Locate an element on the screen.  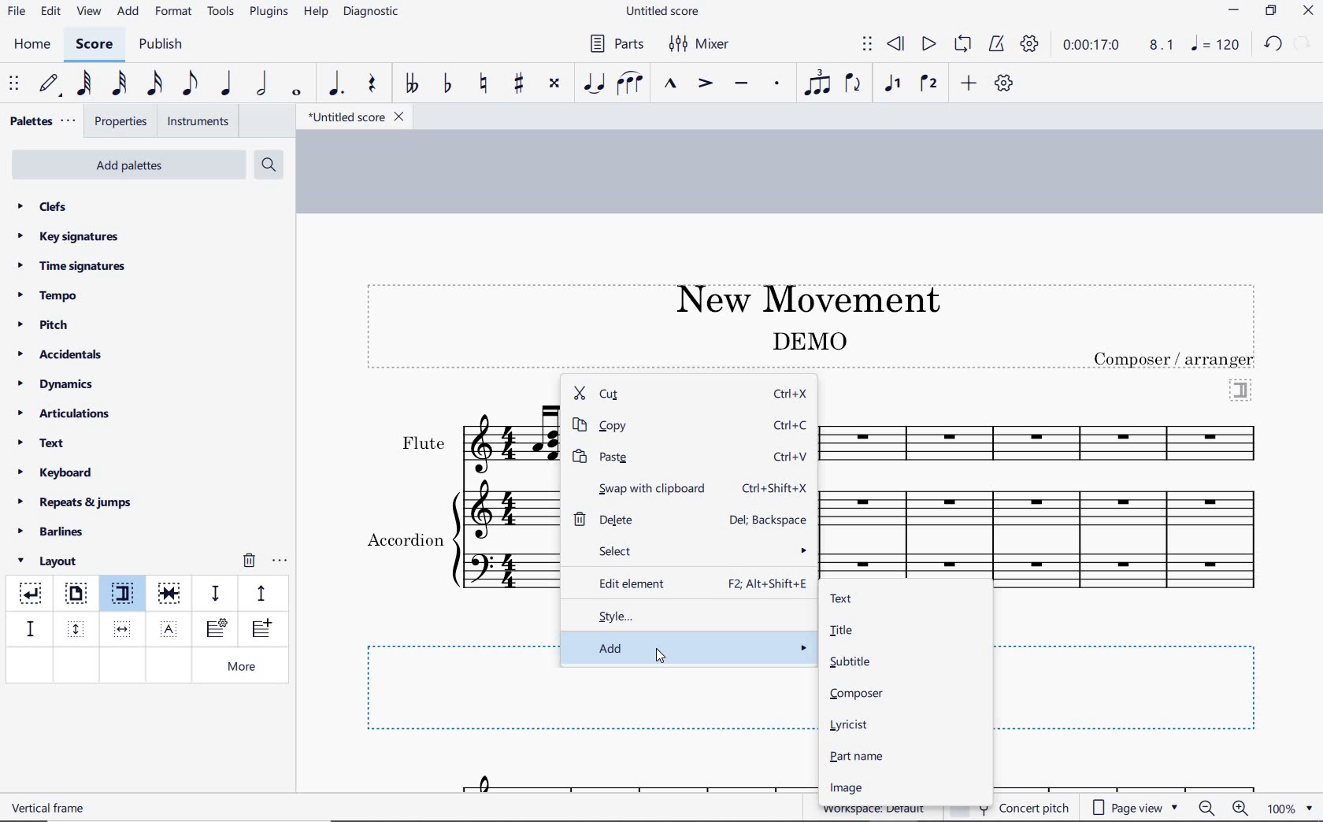
Mixer is located at coordinates (700, 44).